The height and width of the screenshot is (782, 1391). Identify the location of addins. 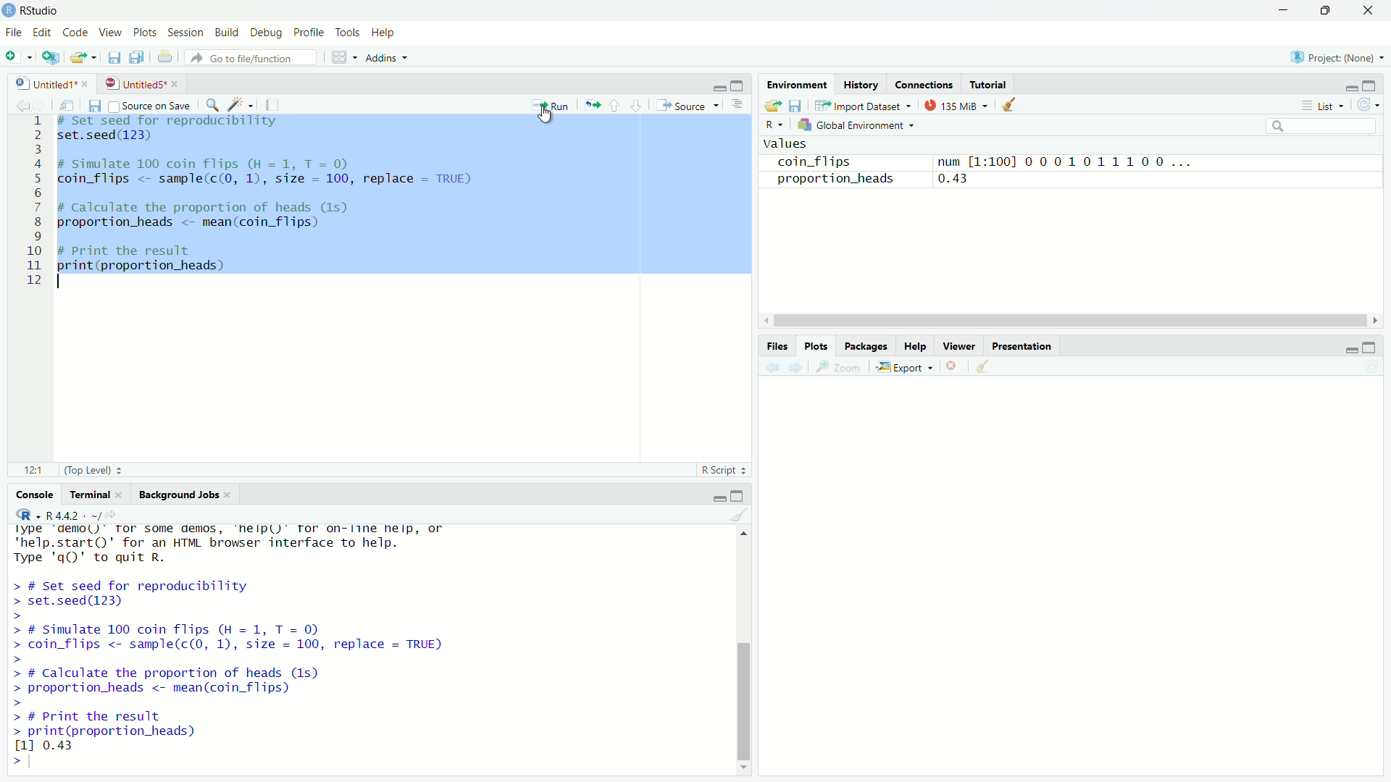
(387, 57).